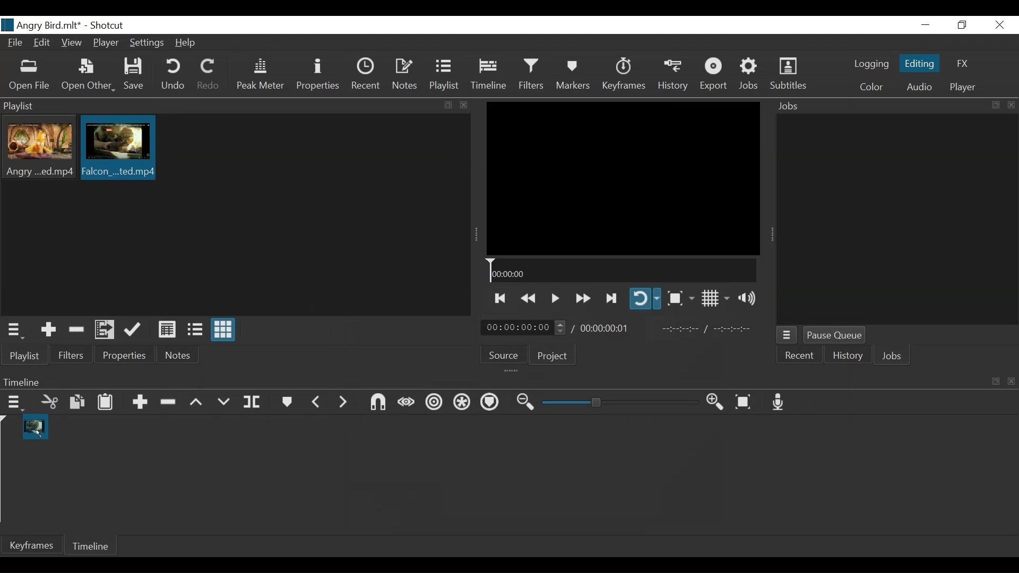 The height and width of the screenshot is (573, 1019). Describe the element at coordinates (523, 328) in the screenshot. I see `Current duration` at that location.